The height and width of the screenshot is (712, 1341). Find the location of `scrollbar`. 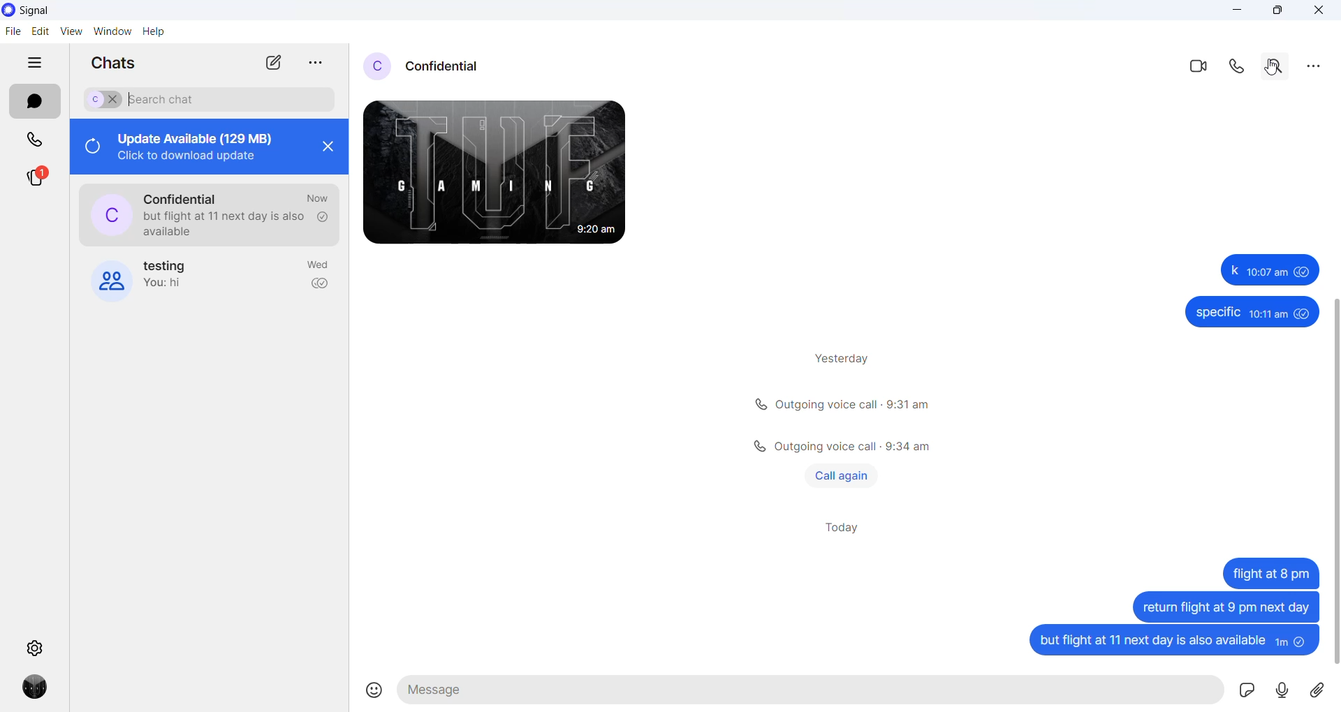

scrollbar is located at coordinates (1333, 468).